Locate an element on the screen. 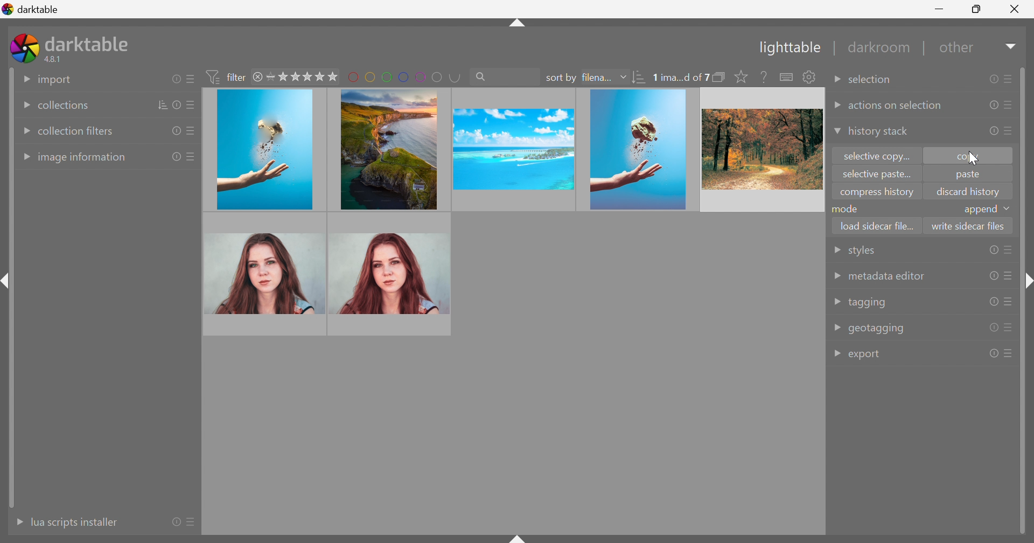 This screenshot has width=1034, height=543. compress history is located at coordinates (877, 193).